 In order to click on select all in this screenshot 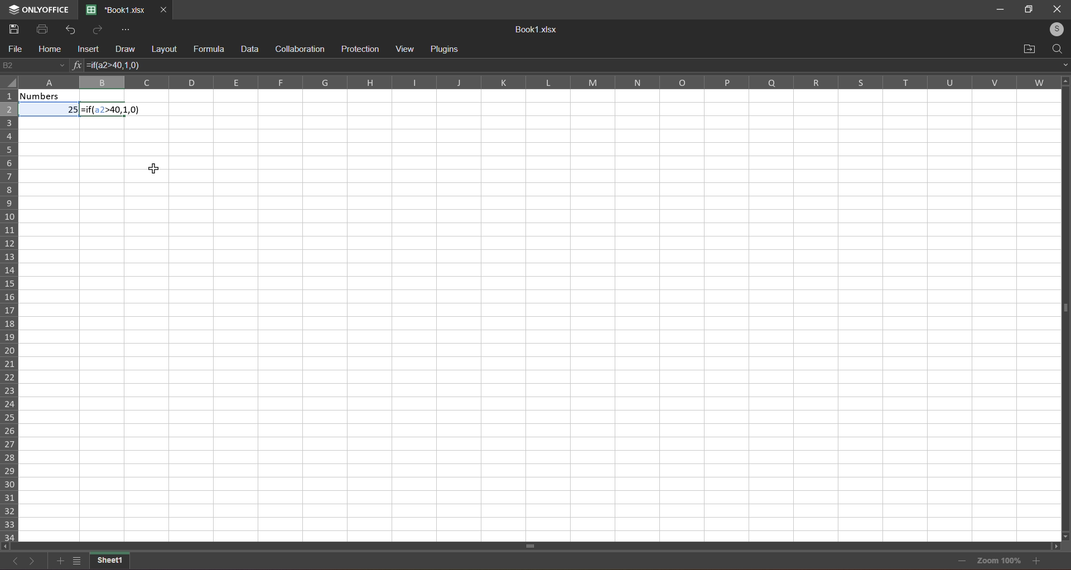, I will do `click(10, 85)`.